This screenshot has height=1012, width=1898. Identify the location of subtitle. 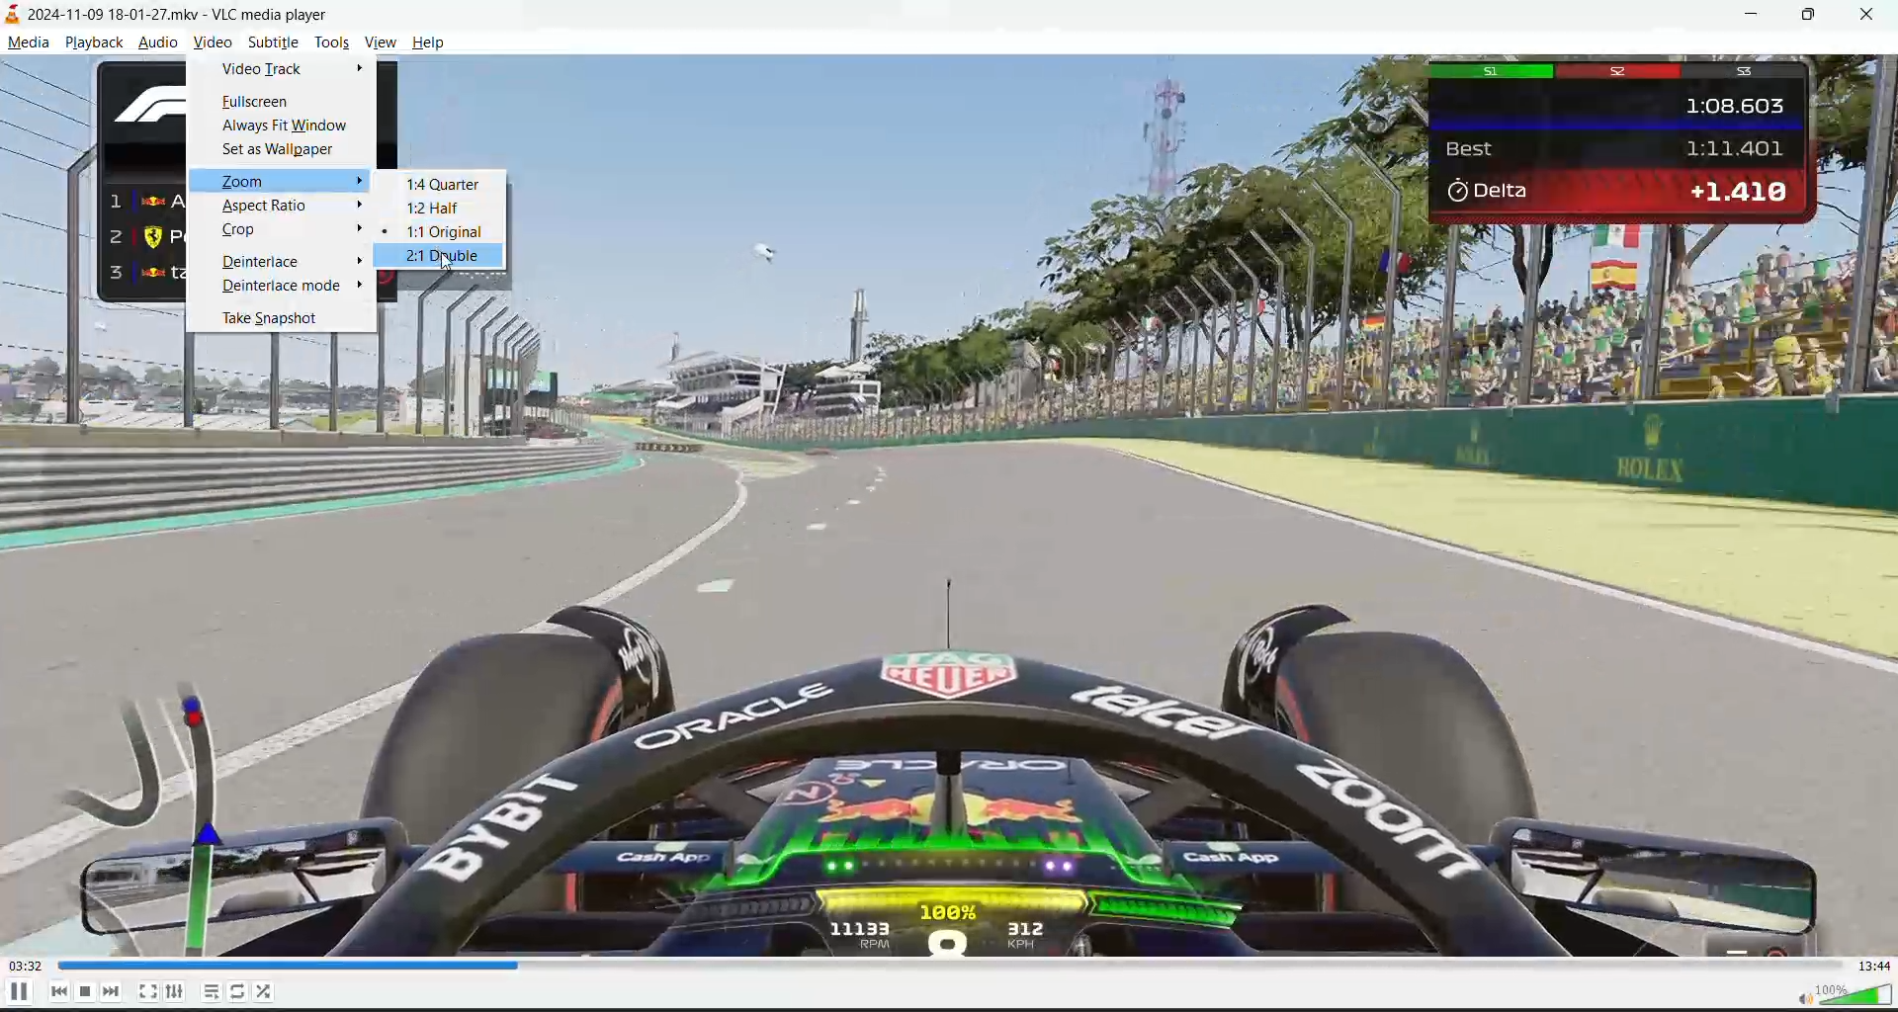
(267, 42).